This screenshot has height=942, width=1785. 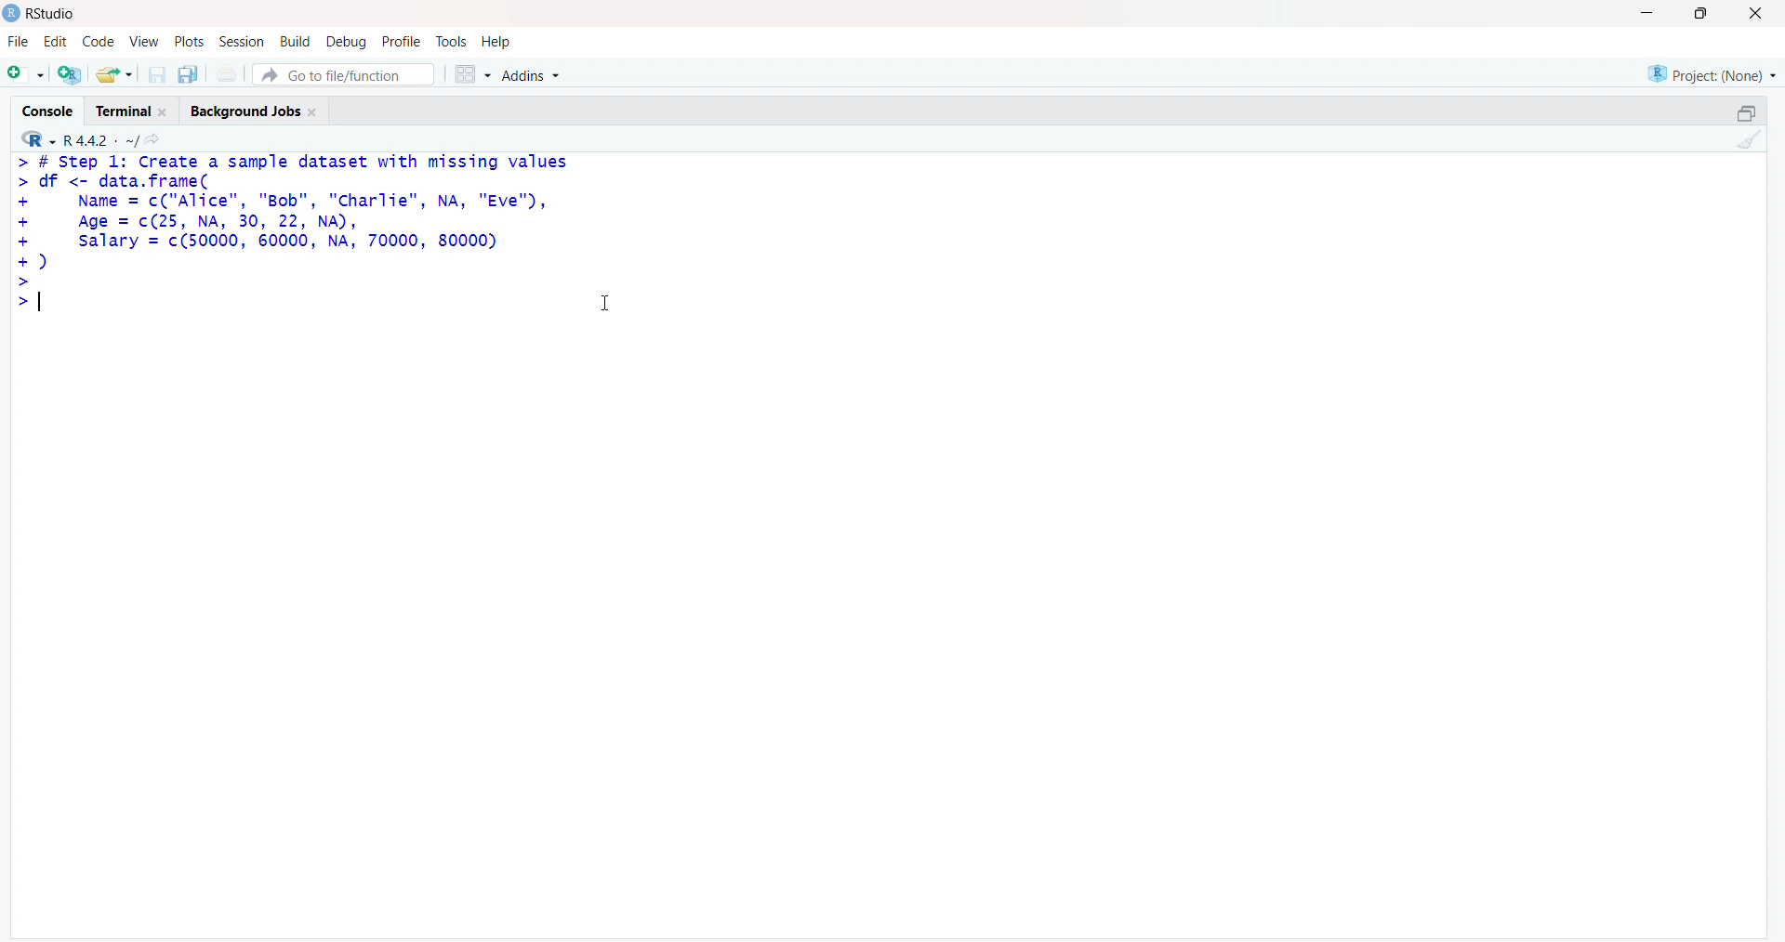 I want to click on Open an existing file (Ctrl + O), so click(x=112, y=74).